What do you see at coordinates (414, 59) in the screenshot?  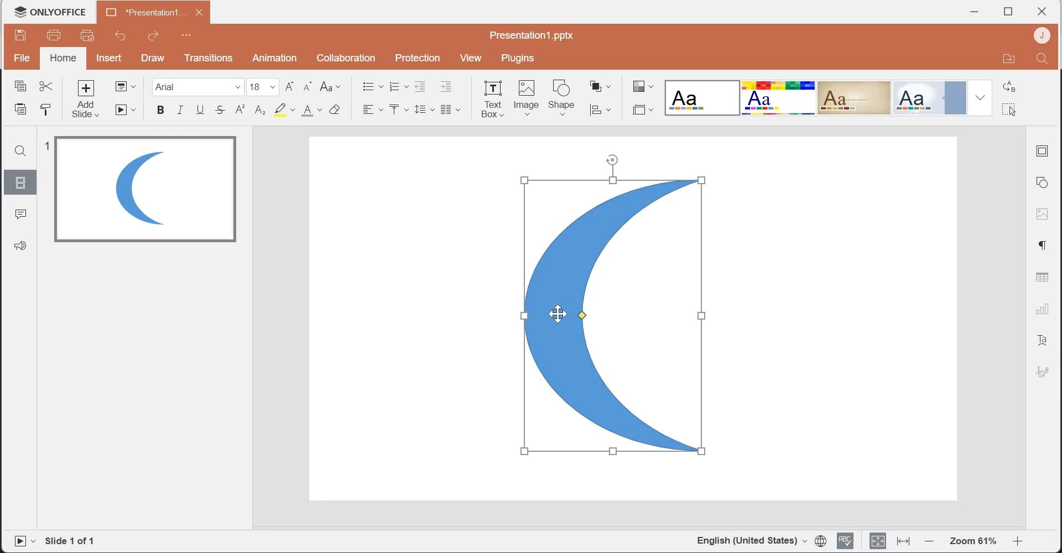 I see `Protection` at bounding box center [414, 59].